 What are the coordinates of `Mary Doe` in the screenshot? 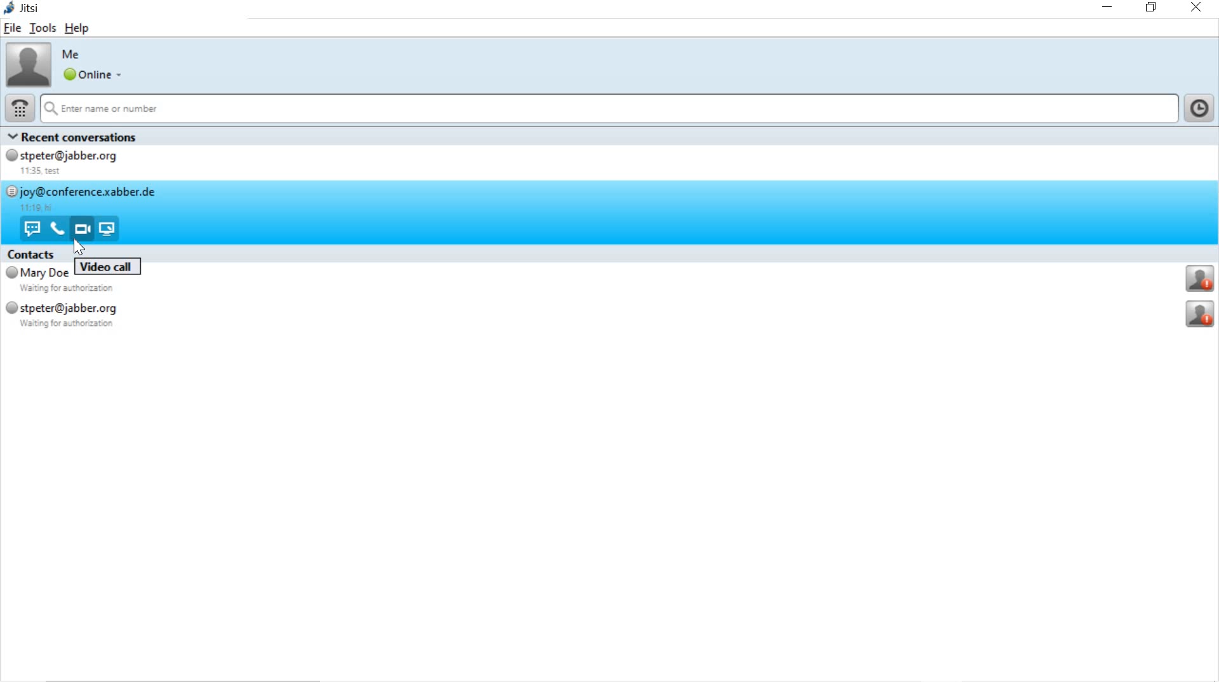 It's located at (37, 273).